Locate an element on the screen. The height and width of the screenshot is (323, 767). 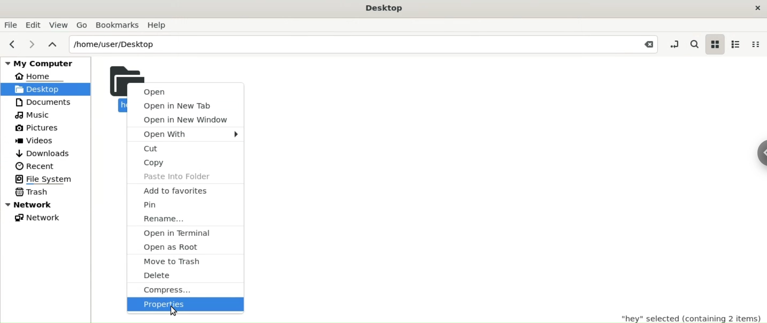
Edit is located at coordinates (34, 24).